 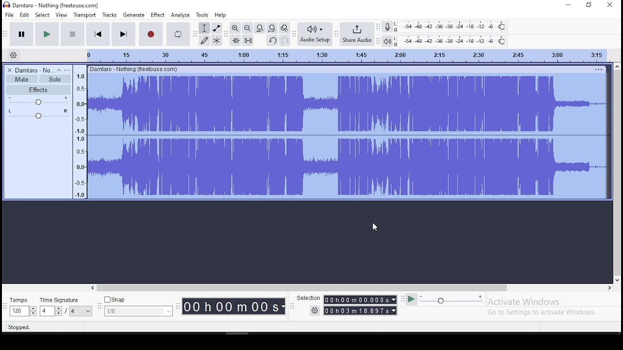 What do you see at coordinates (352, 288) in the screenshot?
I see `scroll bar` at bounding box center [352, 288].